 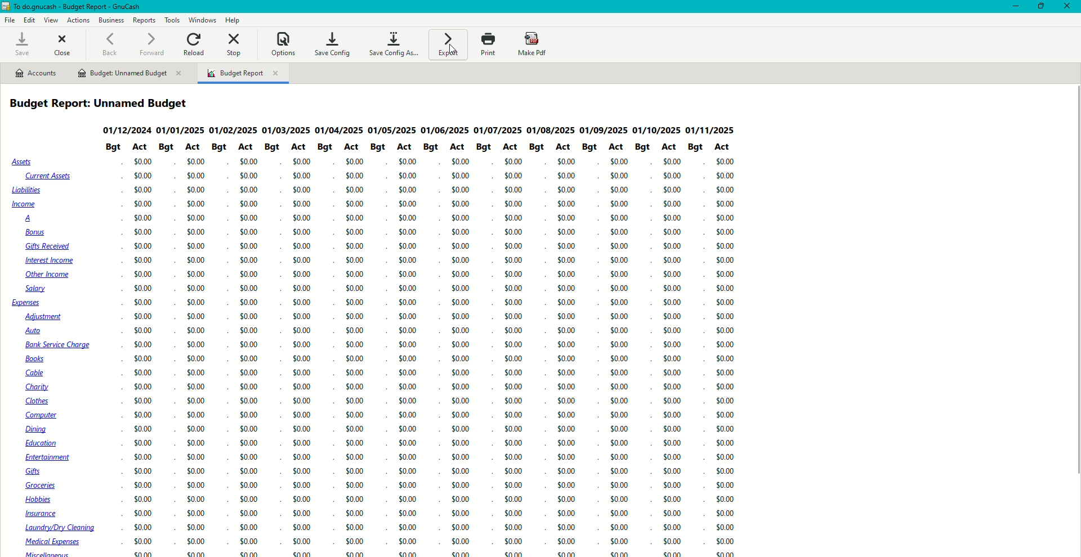 I want to click on $0.00, so click(x=302, y=373).